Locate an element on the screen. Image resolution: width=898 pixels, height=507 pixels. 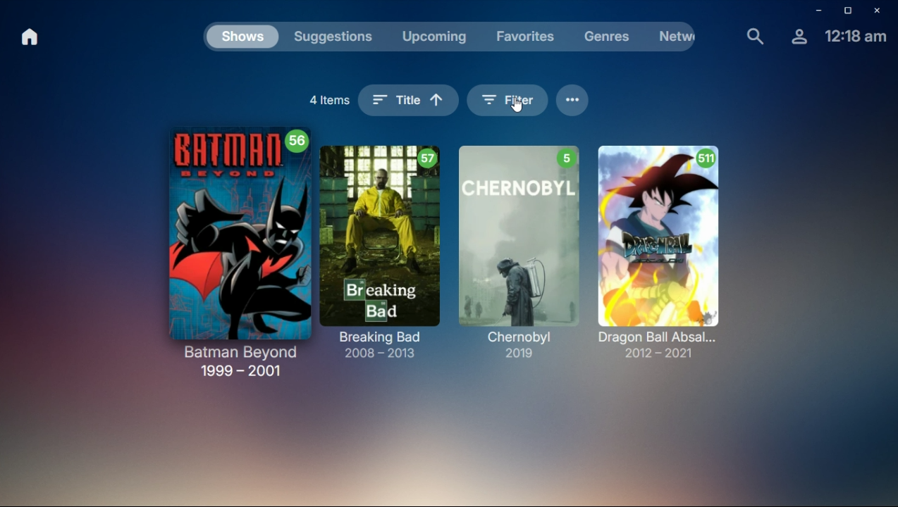
home is located at coordinates (30, 37).